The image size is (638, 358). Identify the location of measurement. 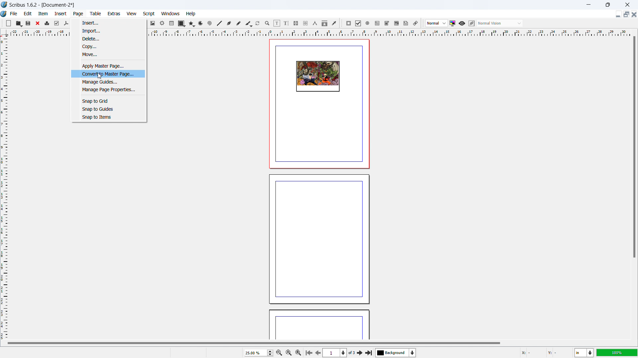
(315, 24).